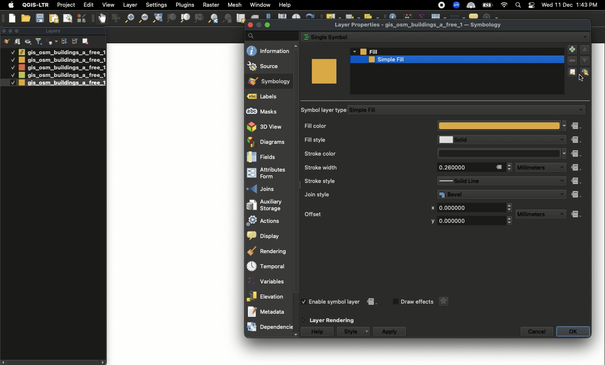 This screenshot has height=365, width=605. I want to click on 1:1, so click(198, 19).